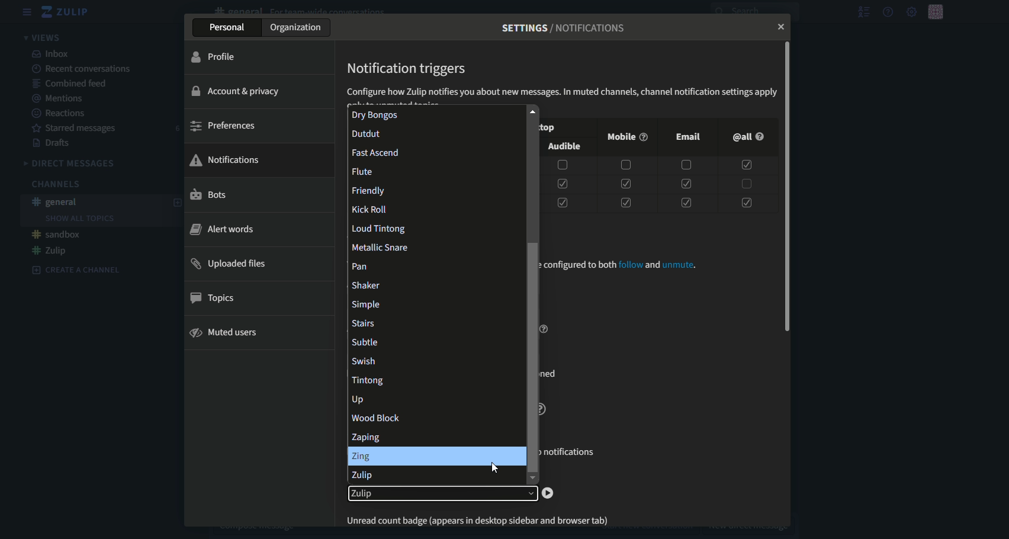 This screenshot has height=539, width=1009. What do you see at coordinates (434, 342) in the screenshot?
I see `subtle` at bounding box center [434, 342].